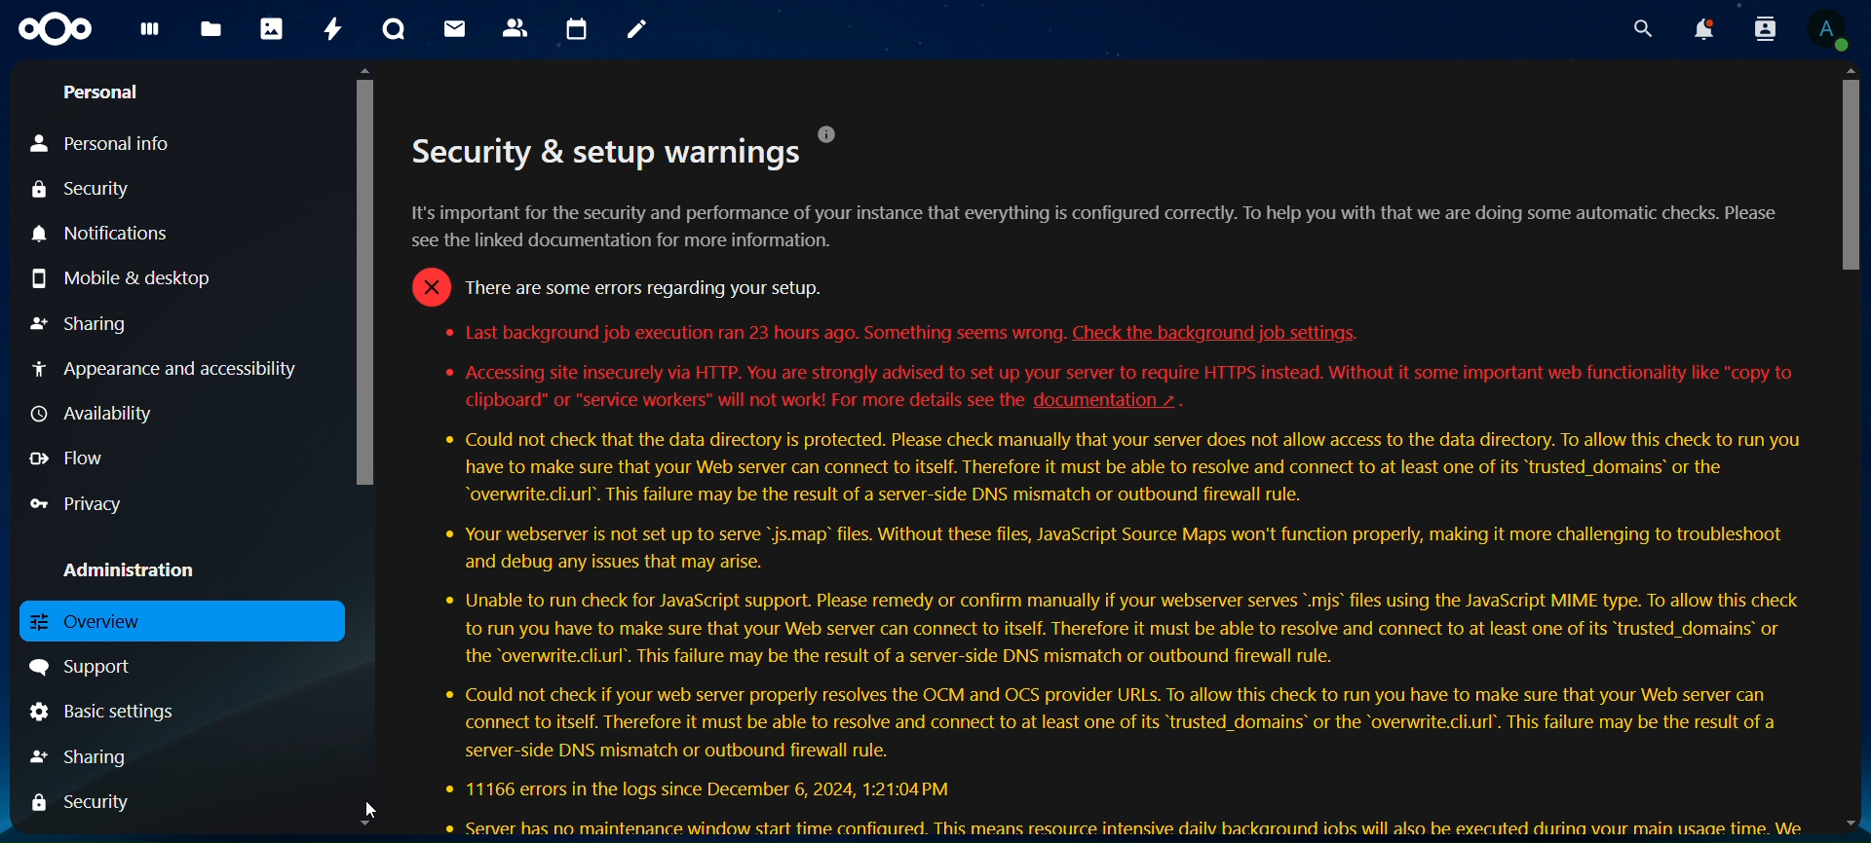 This screenshot has height=843, width=1871. Describe the element at coordinates (397, 30) in the screenshot. I see `talk` at that location.